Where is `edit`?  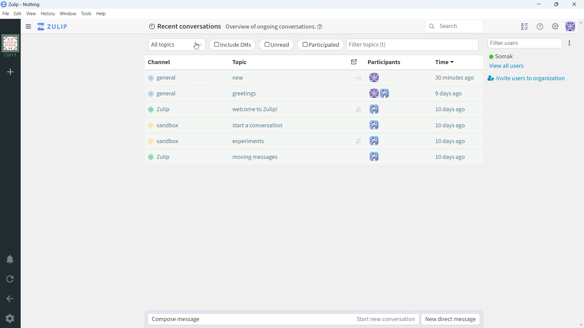
edit is located at coordinates (18, 14).